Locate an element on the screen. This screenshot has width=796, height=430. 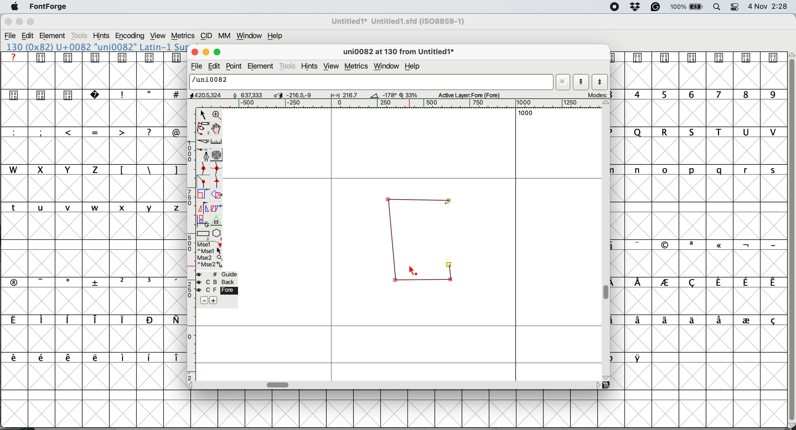
corner point is located at coordinates (451, 263).